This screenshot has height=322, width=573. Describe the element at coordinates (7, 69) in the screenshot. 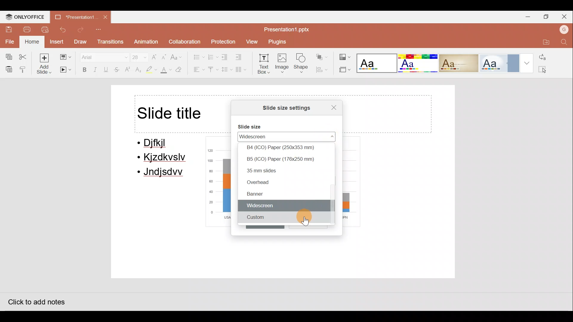

I see `Paste` at that location.